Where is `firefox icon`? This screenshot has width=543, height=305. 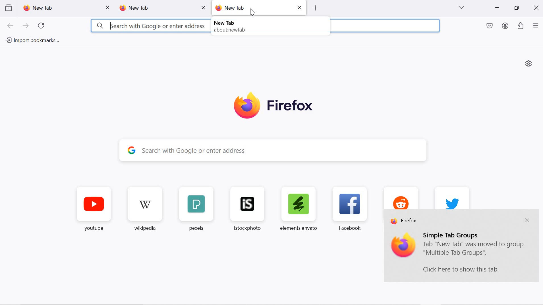
firefox icon is located at coordinates (404, 246).